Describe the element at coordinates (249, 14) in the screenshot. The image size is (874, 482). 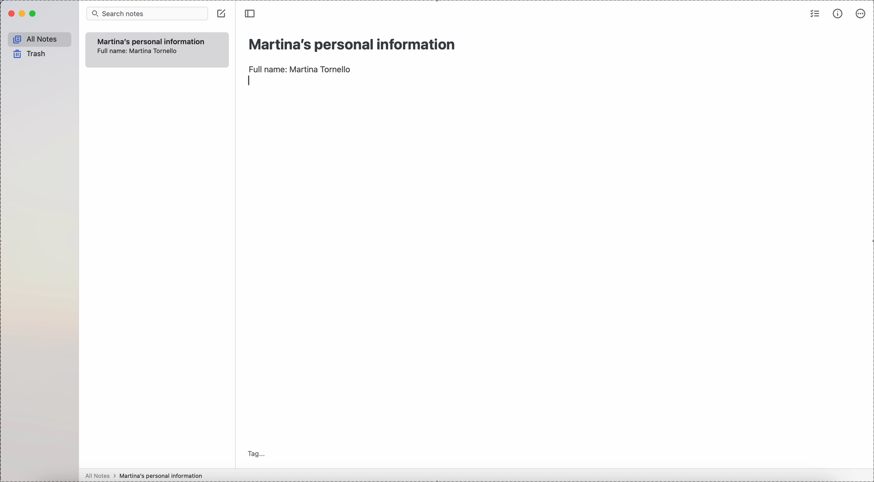
I see `toggle sidebar` at that location.